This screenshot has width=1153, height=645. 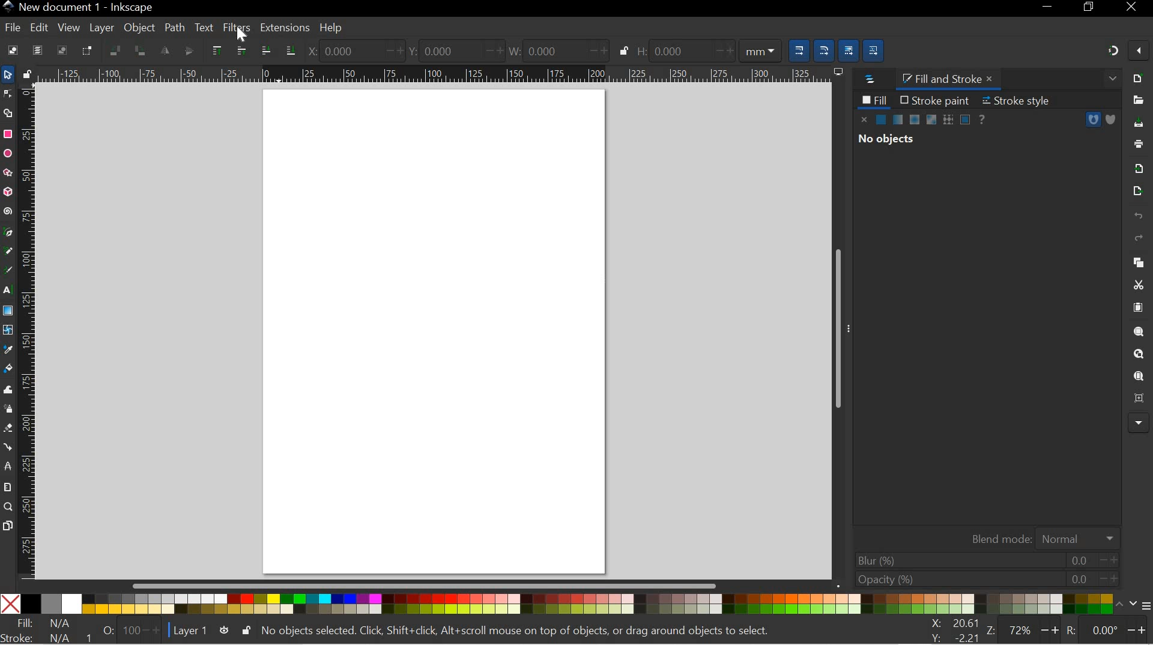 I want to click on ZOOM DRAWING, so click(x=1138, y=354).